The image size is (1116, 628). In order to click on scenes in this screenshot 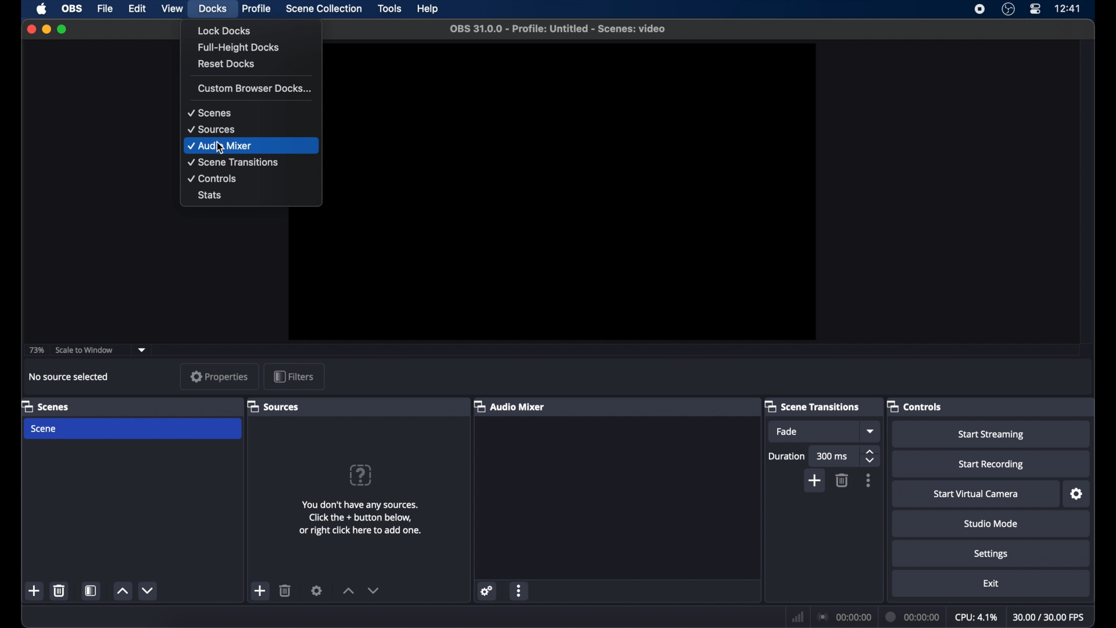, I will do `click(209, 113)`.